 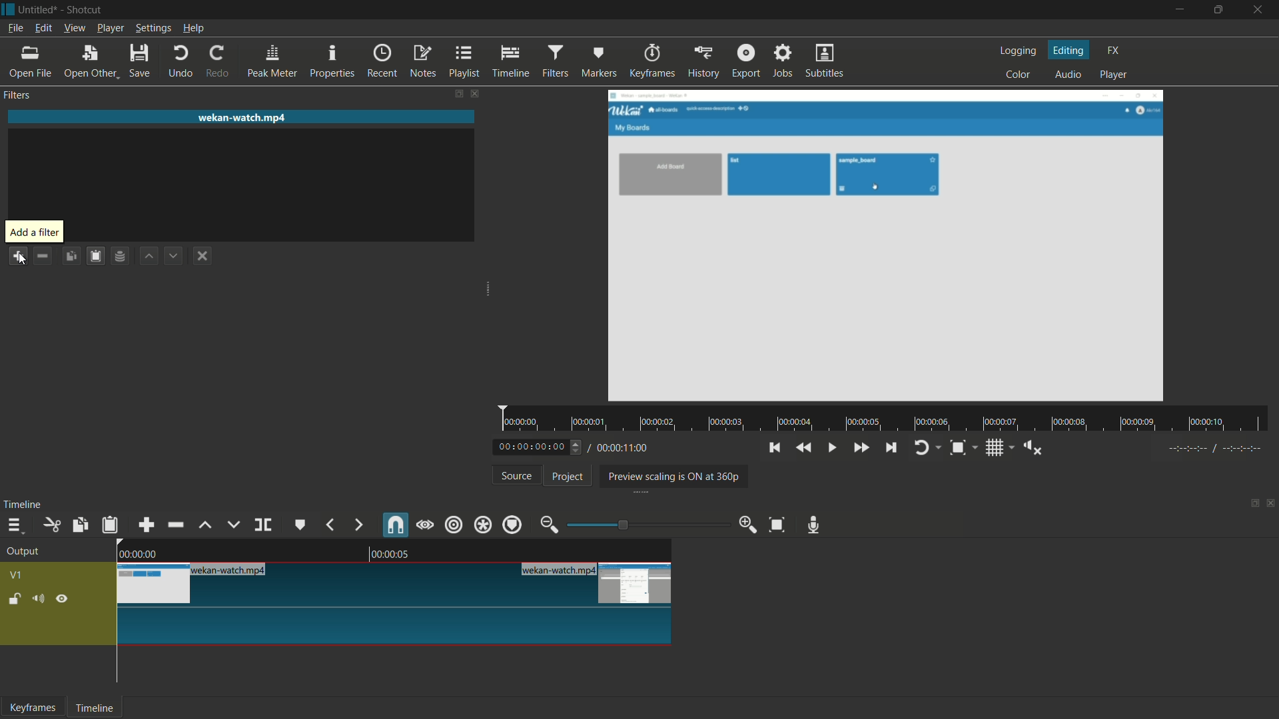 I want to click on audio, so click(x=1068, y=75).